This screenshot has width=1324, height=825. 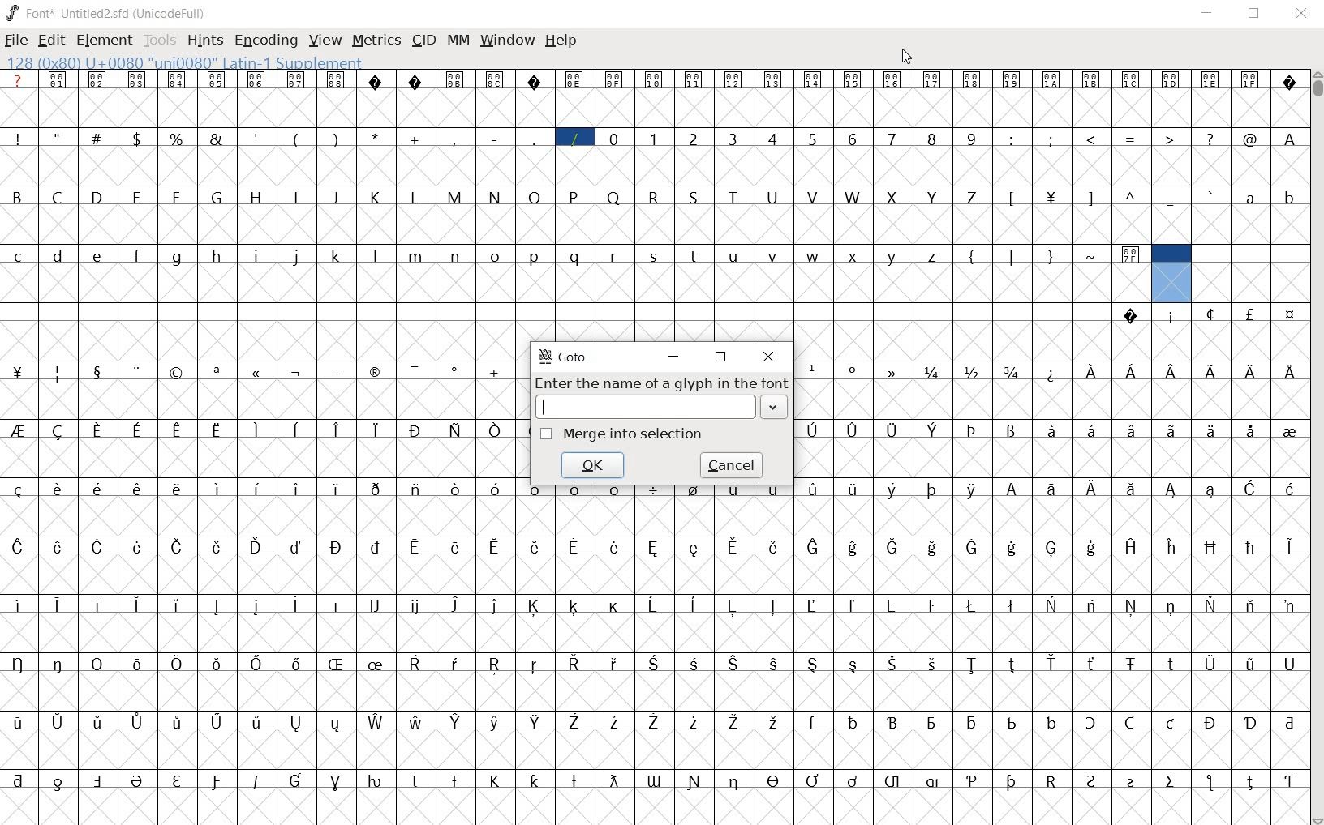 What do you see at coordinates (1171, 488) in the screenshot?
I see `Symbol` at bounding box center [1171, 488].